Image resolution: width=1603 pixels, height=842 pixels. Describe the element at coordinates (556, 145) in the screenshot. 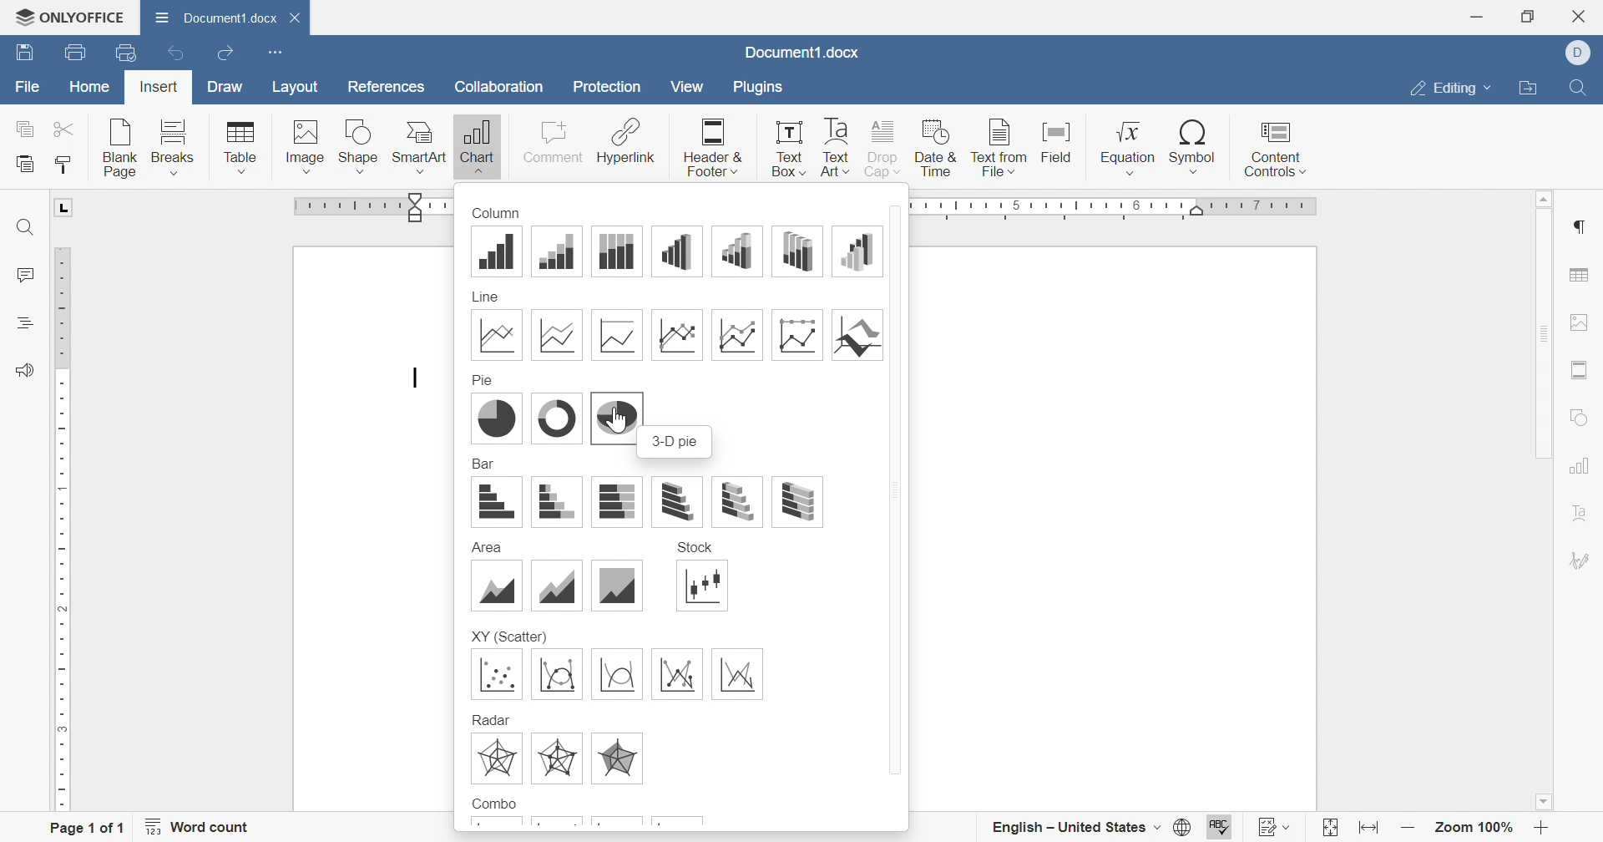

I see `` at that location.